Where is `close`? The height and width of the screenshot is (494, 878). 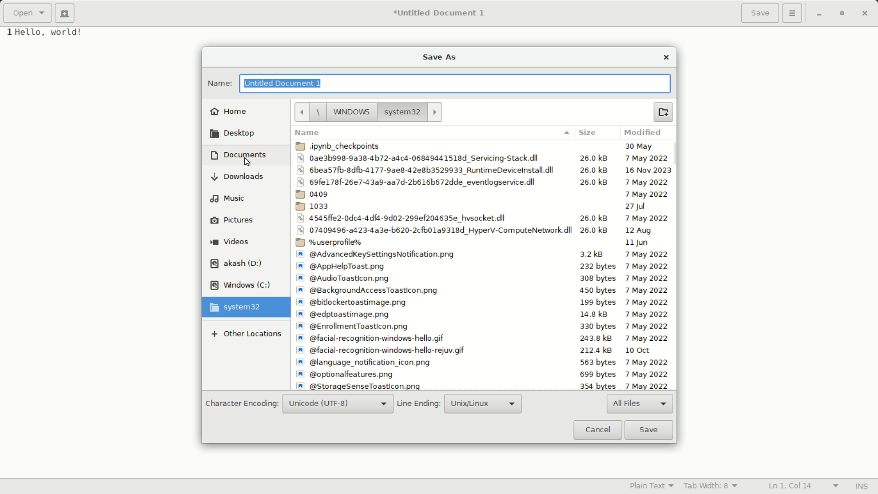 close is located at coordinates (666, 58).